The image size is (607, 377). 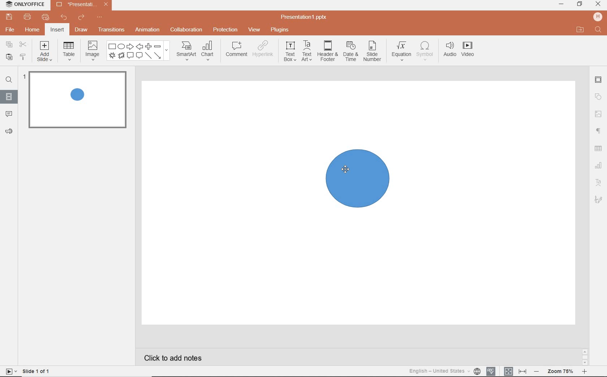 I want to click on undo, so click(x=65, y=18).